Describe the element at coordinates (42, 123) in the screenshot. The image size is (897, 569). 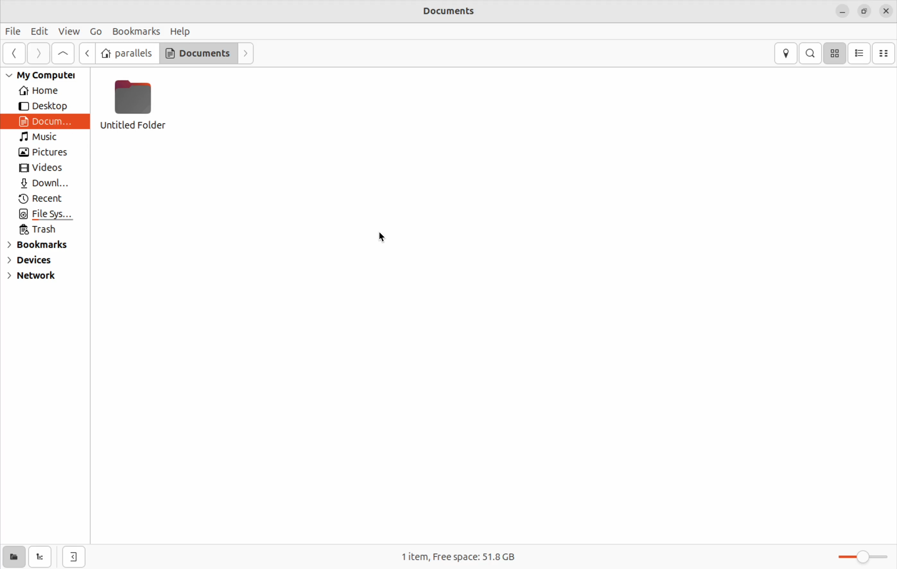
I see `documents` at that location.